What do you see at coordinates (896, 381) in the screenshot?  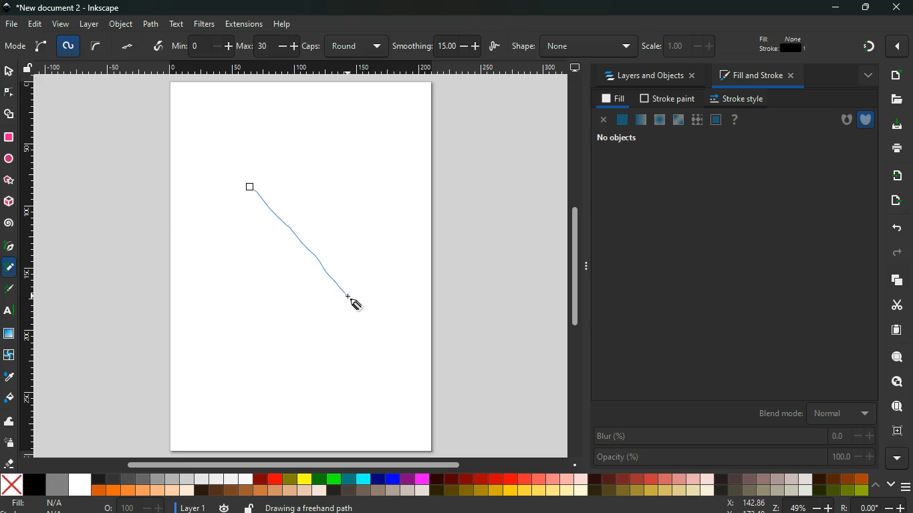 I see `look` at bounding box center [896, 381].